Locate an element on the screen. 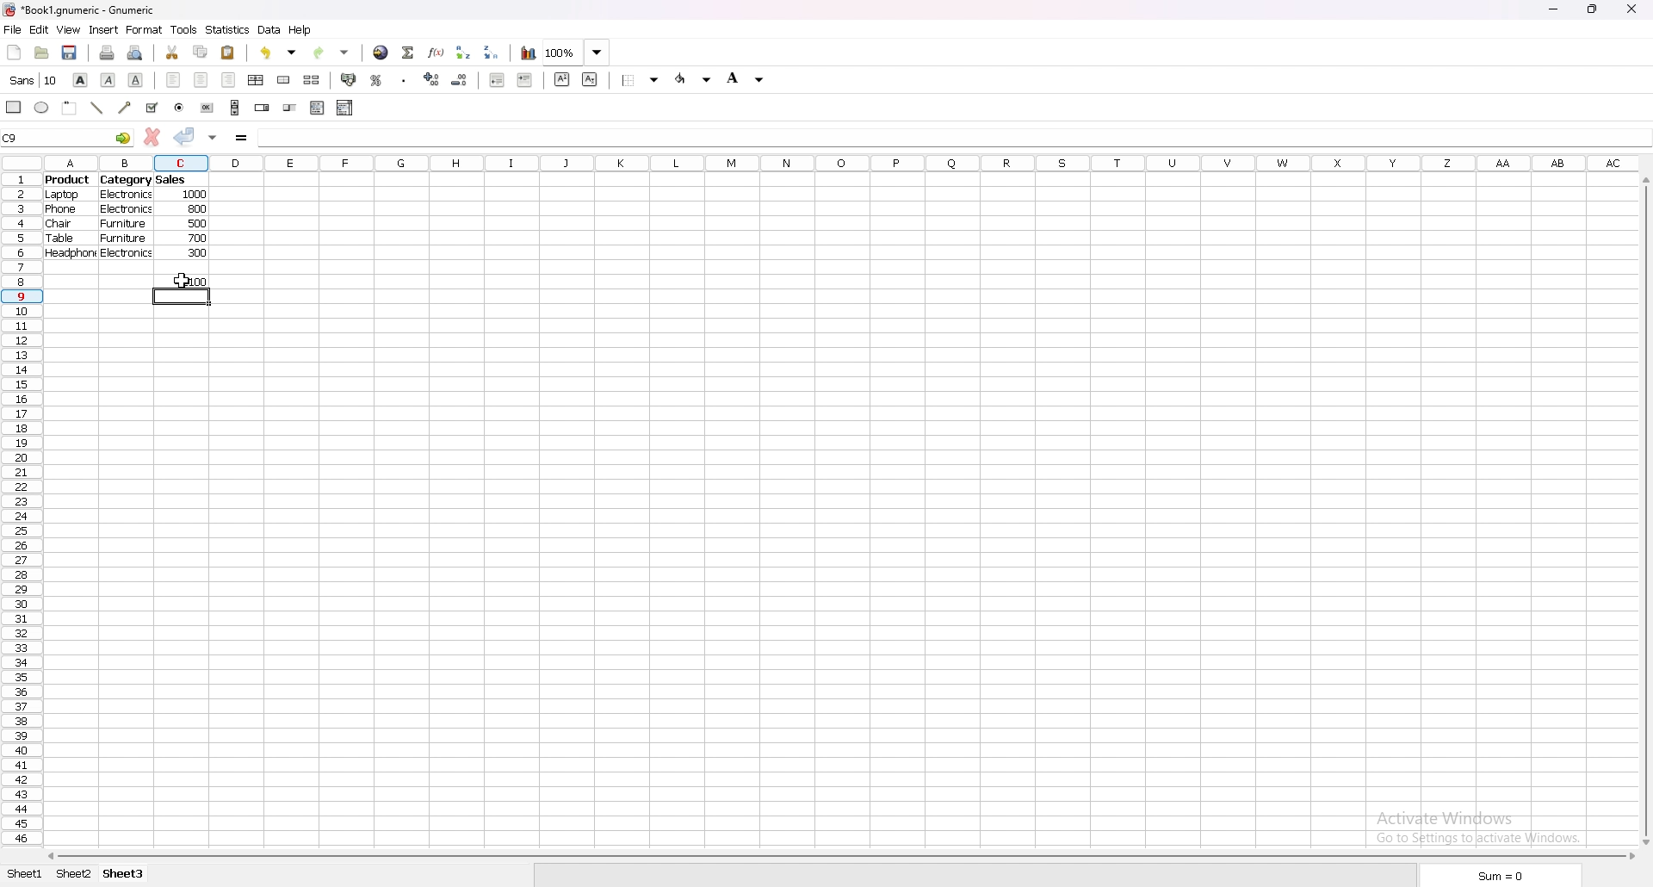 This screenshot has height=887, width=1653. save is located at coordinates (70, 53).